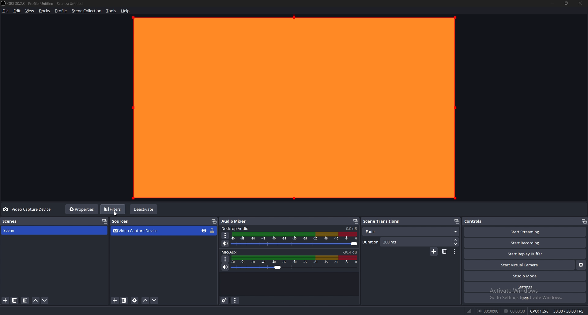  Describe the element at coordinates (30, 221) in the screenshot. I see `scenes` at that location.